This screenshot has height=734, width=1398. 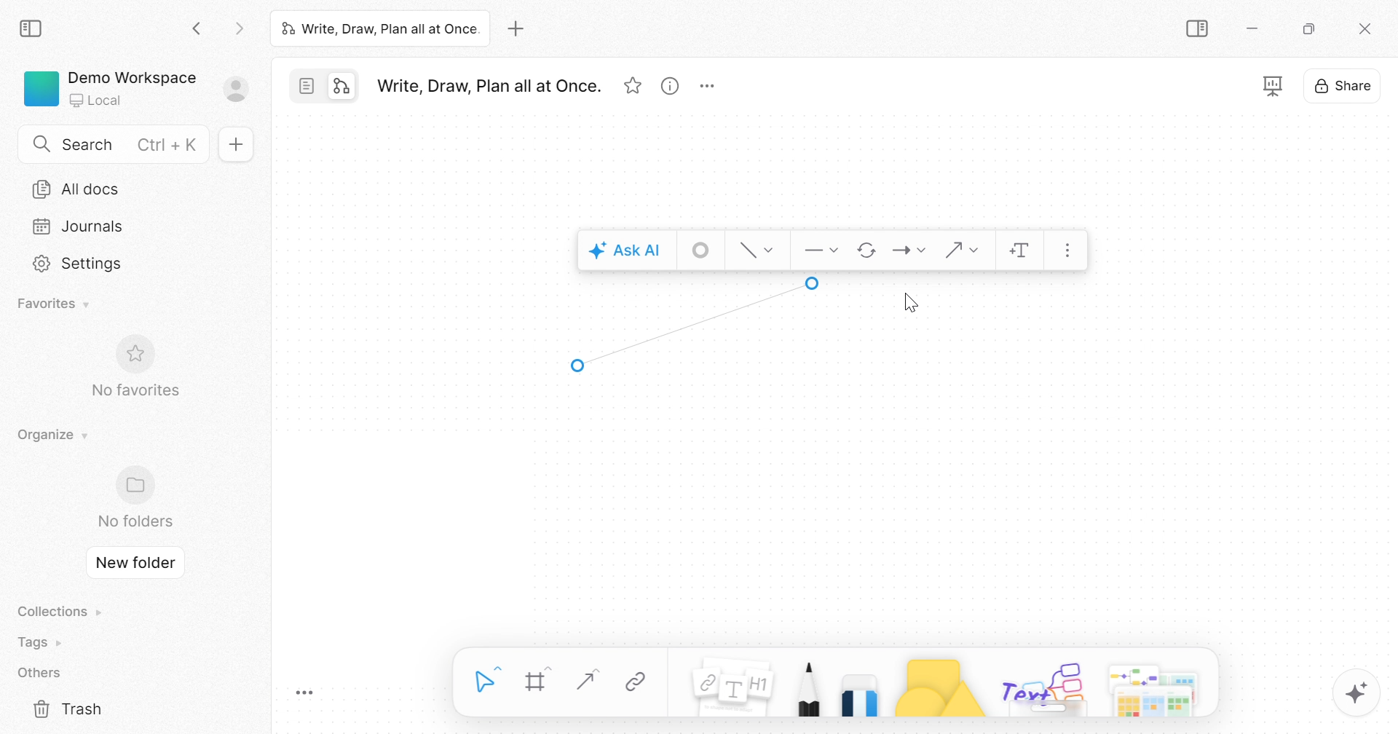 I want to click on Ctrl + K, so click(x=170, y=145).